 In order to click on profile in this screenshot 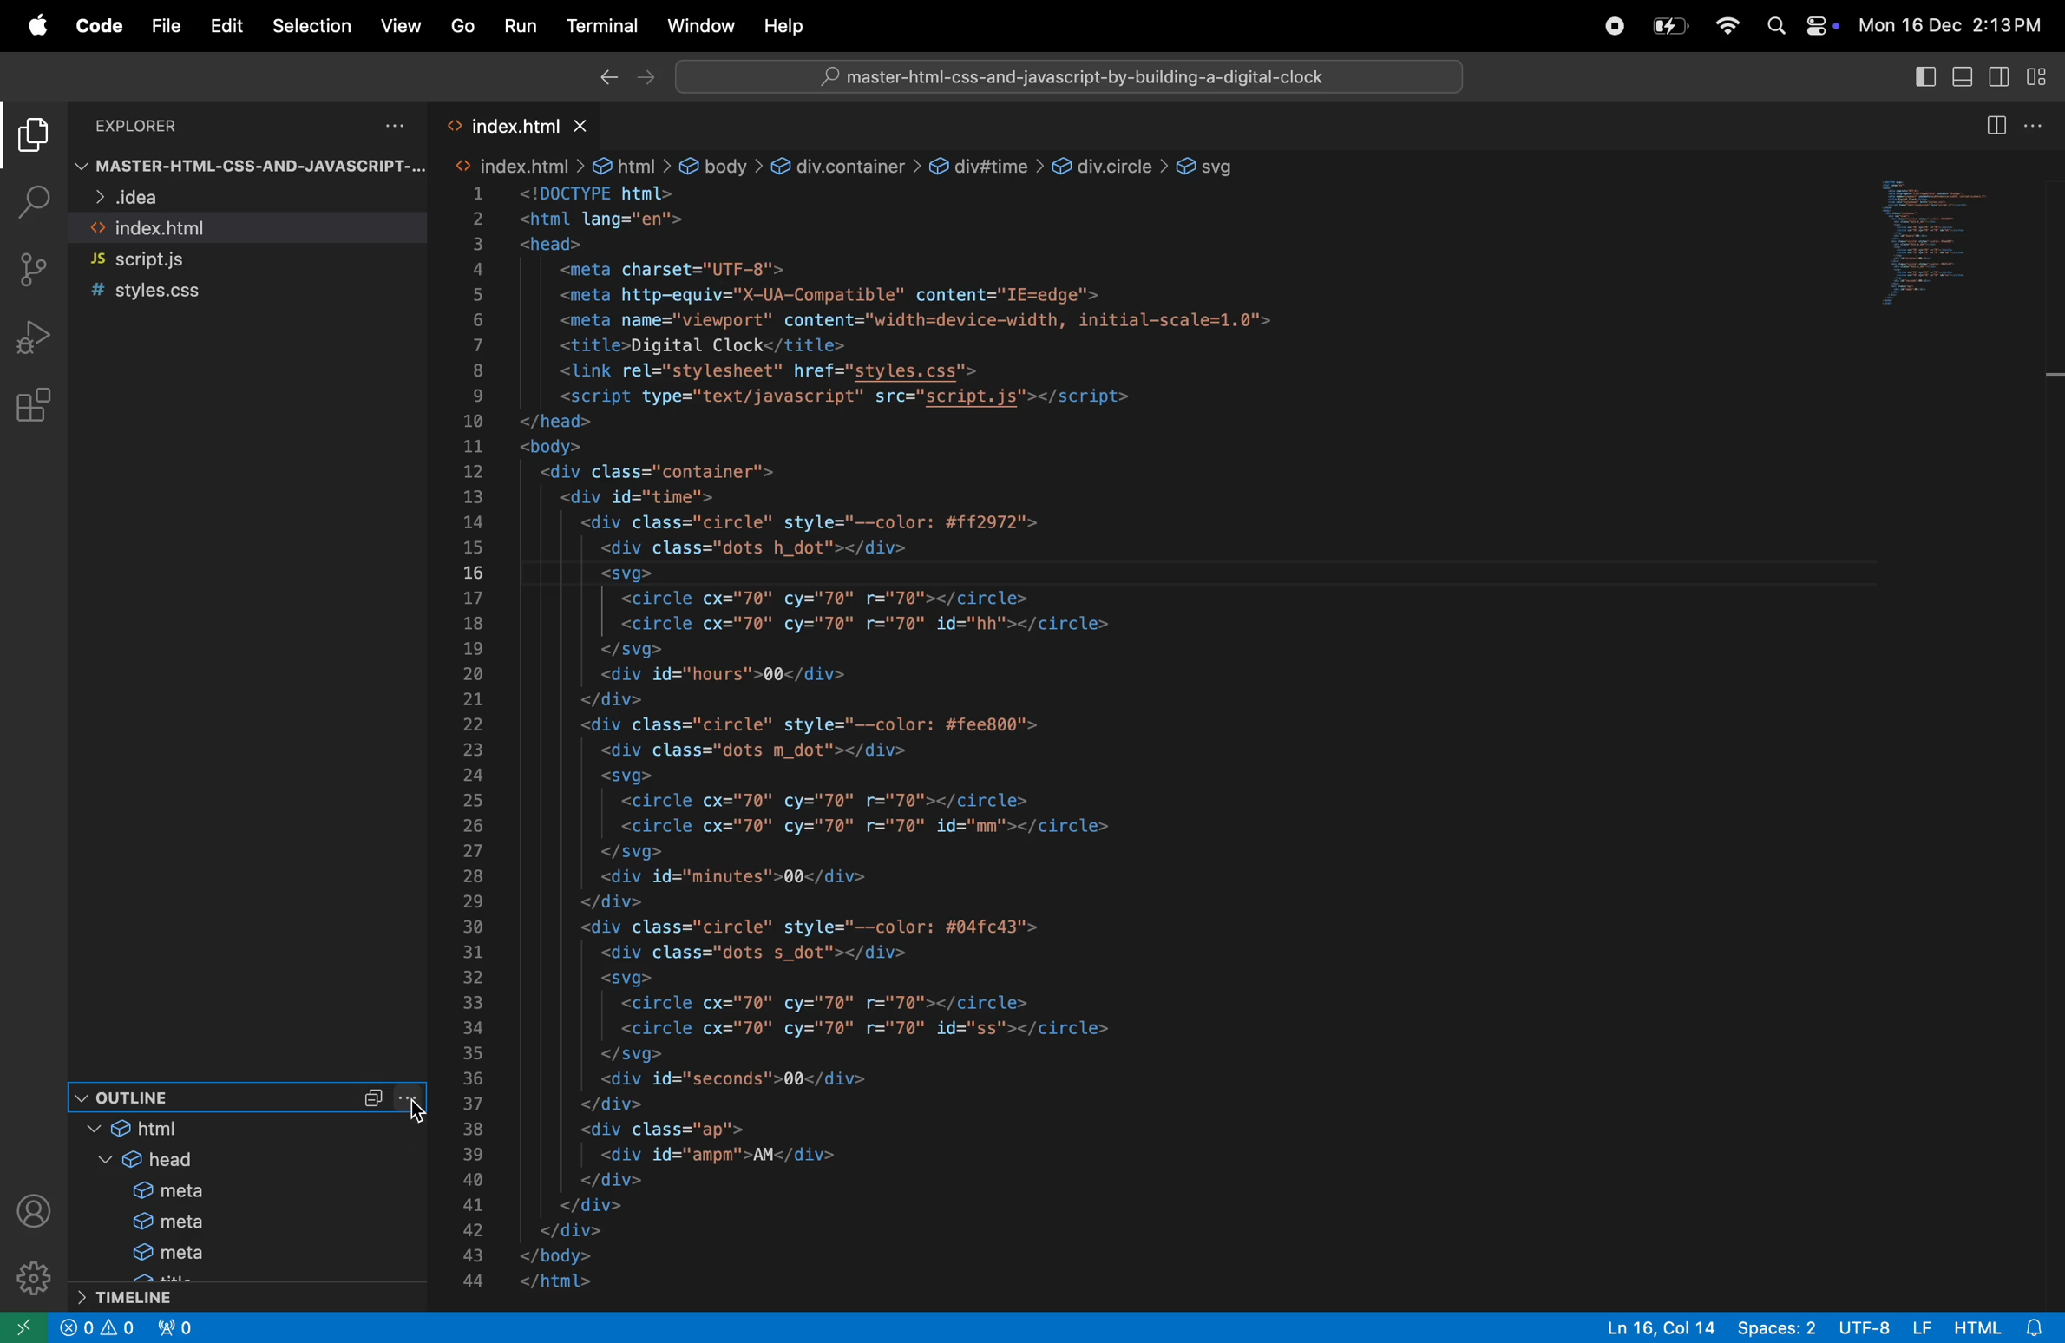, I will do `click(36, 1212)`.